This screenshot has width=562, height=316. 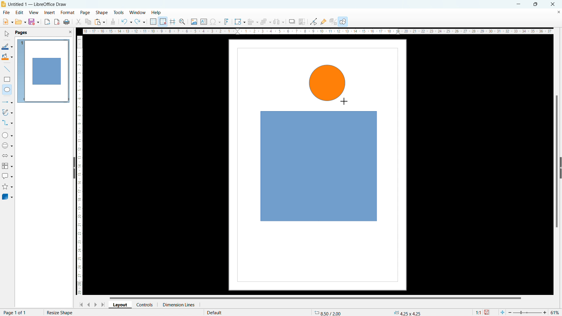 What do you see at coordinates (314, 21) in the screenshot?
I see `toggle point edit mode` at bounding box center [314, 21].